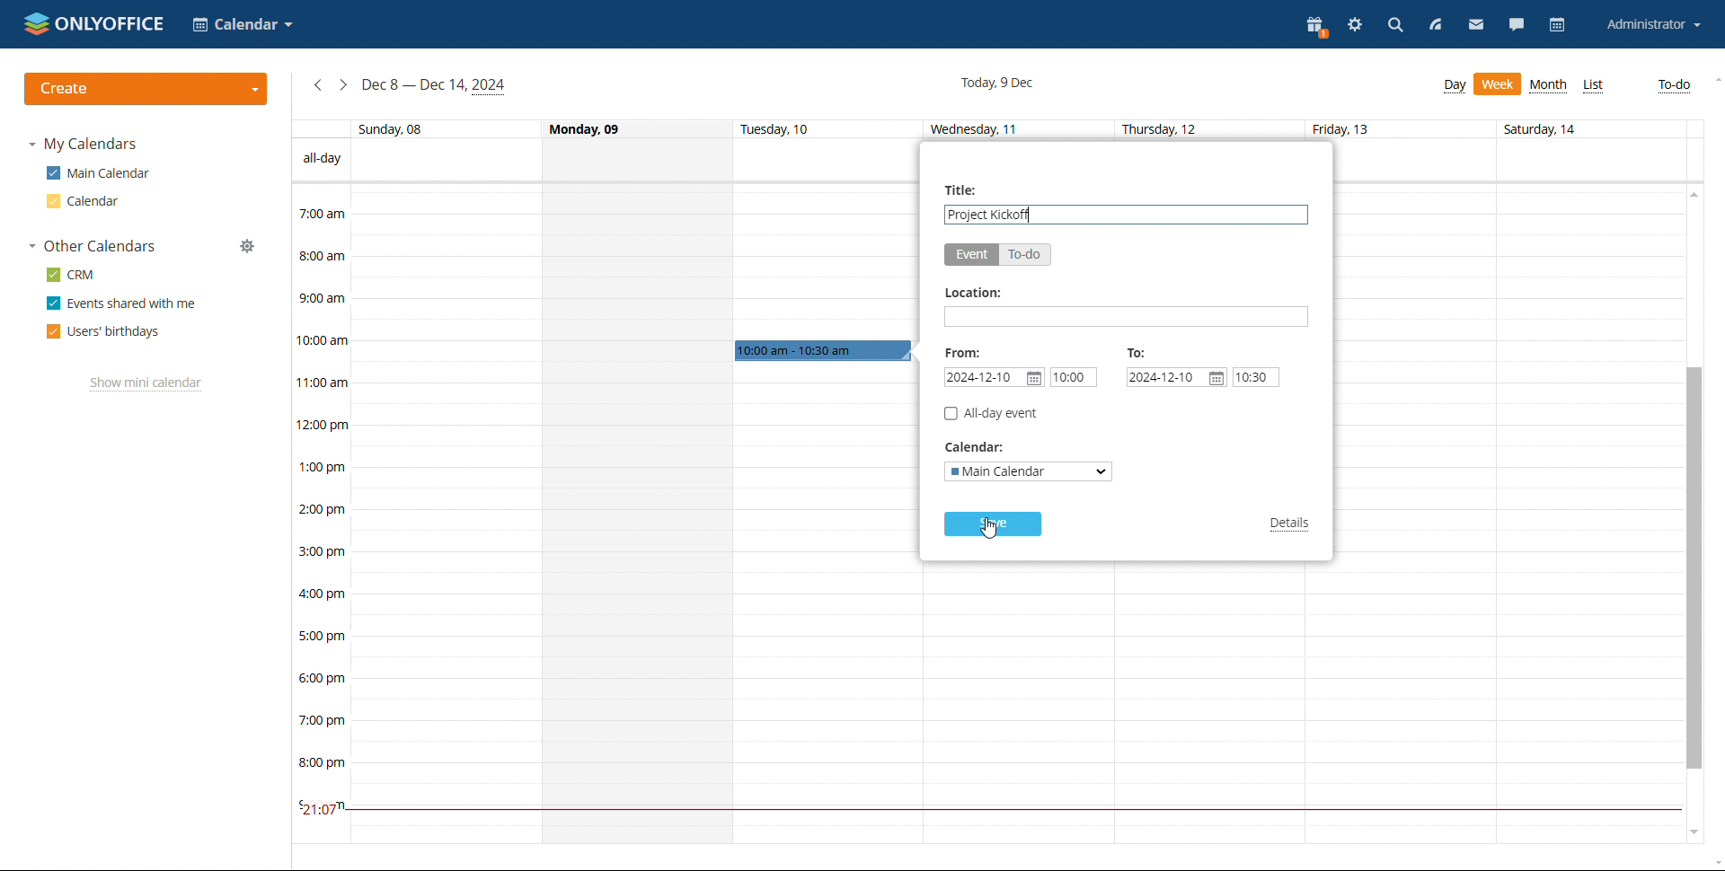 The width and height of the screenshot is (1725, 871). What do you see at coordinates (994, 377) in the screenshot?
I see `start date` at bounding box center [994, 377].